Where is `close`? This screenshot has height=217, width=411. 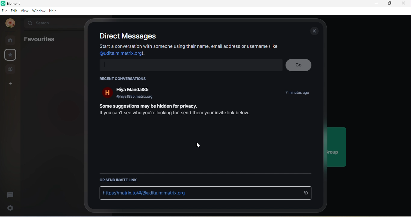 close is located at coordinates (314, 31).